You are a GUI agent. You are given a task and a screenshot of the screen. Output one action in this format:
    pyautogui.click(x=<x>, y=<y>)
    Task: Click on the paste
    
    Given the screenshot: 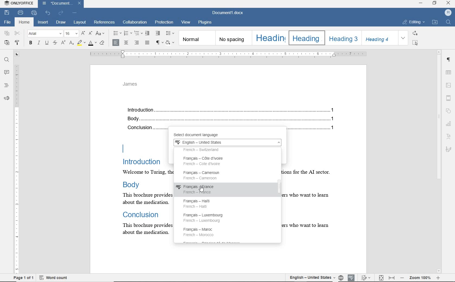 What is the action you would take?
    pyautogui.click(x=6, y=42)
    